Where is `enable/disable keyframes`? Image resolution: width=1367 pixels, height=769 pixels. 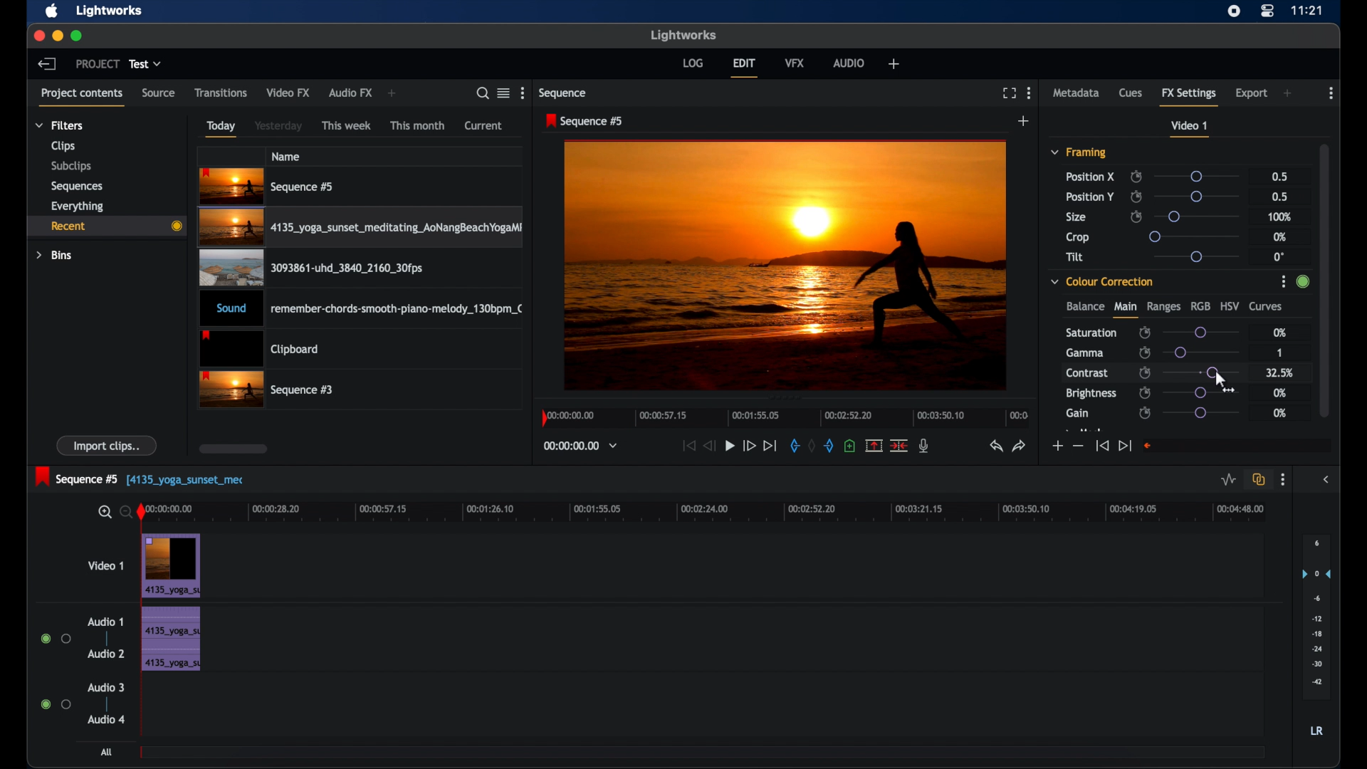
enable/disable keyframes is located at coordinates (1146, 352).